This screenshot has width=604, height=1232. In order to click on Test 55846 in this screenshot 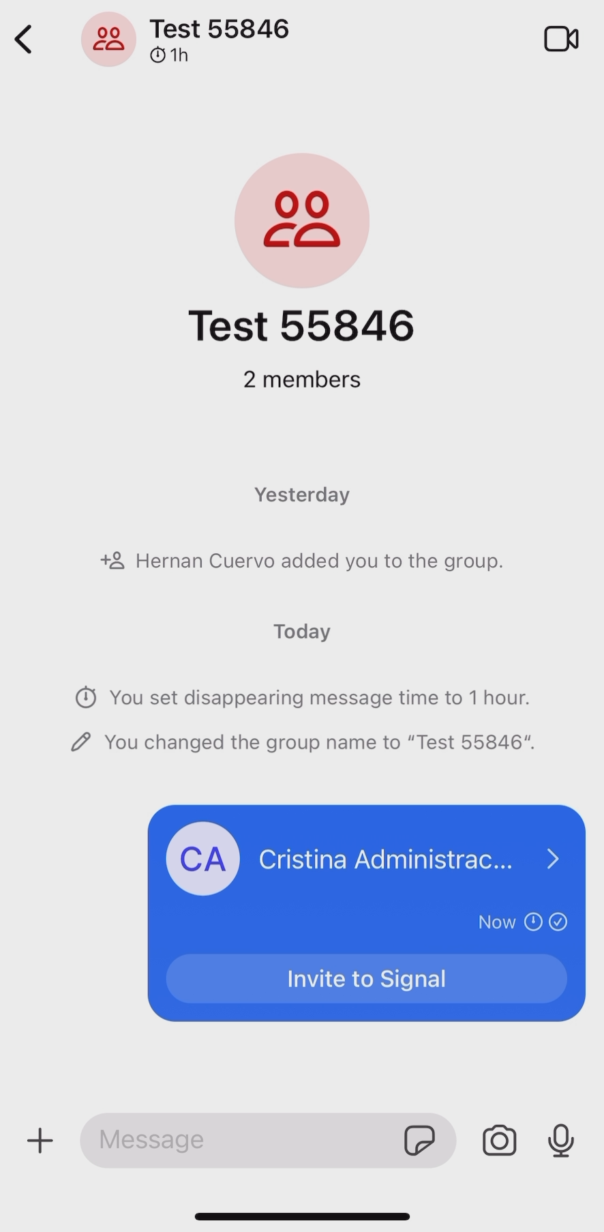, I will do `click(302, 250)`.